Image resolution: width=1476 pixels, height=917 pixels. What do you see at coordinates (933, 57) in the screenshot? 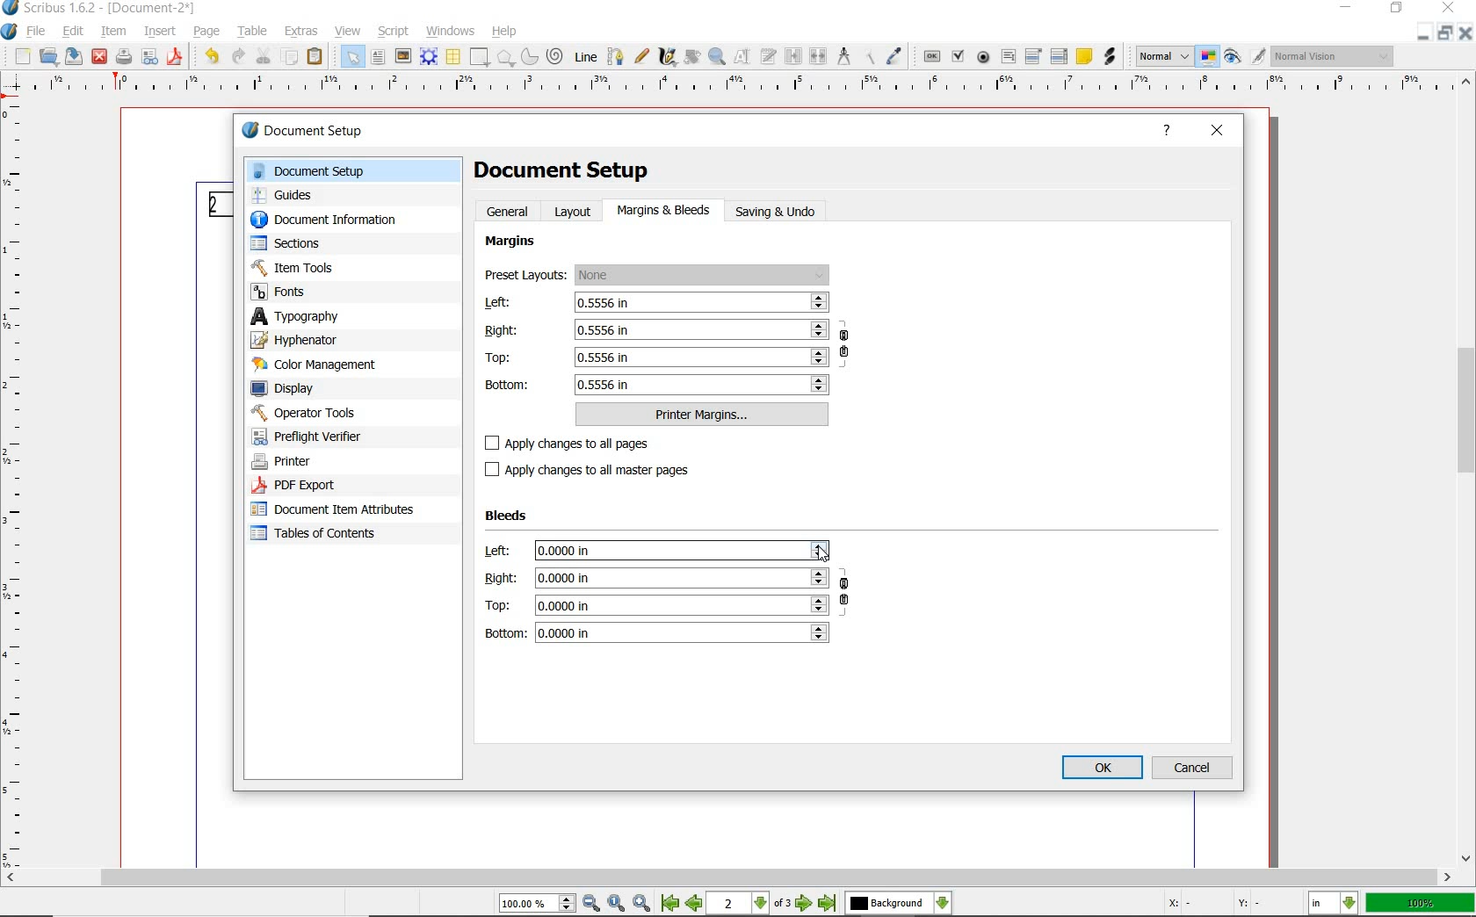
I see `pdf push button` at bounding box center [933, 57].